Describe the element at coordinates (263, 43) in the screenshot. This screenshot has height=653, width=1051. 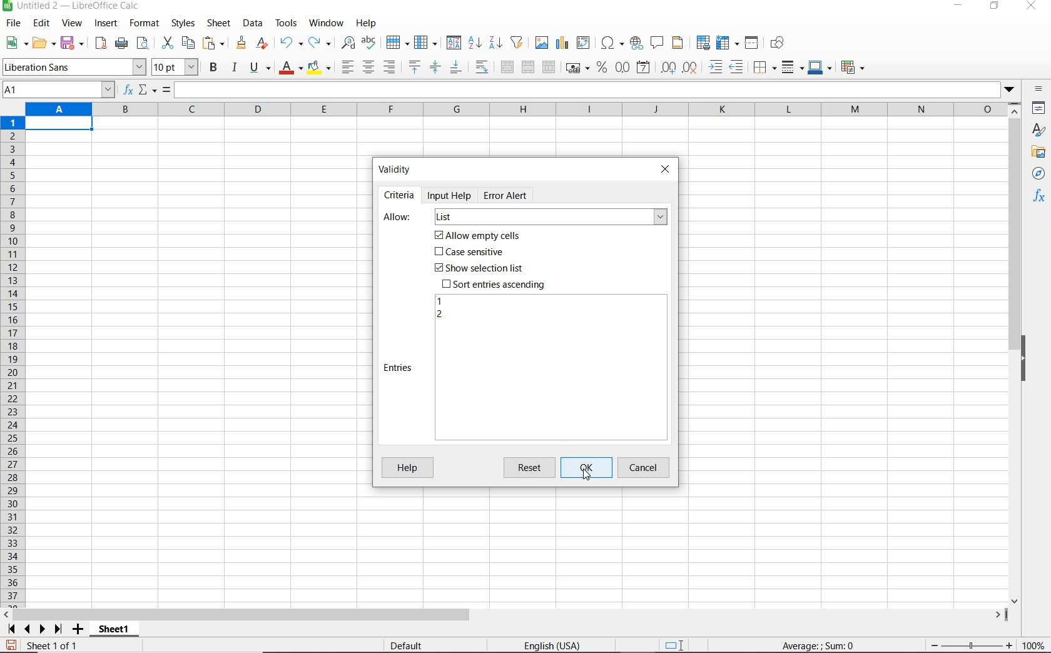
I see `clear direct formatting` at that location.